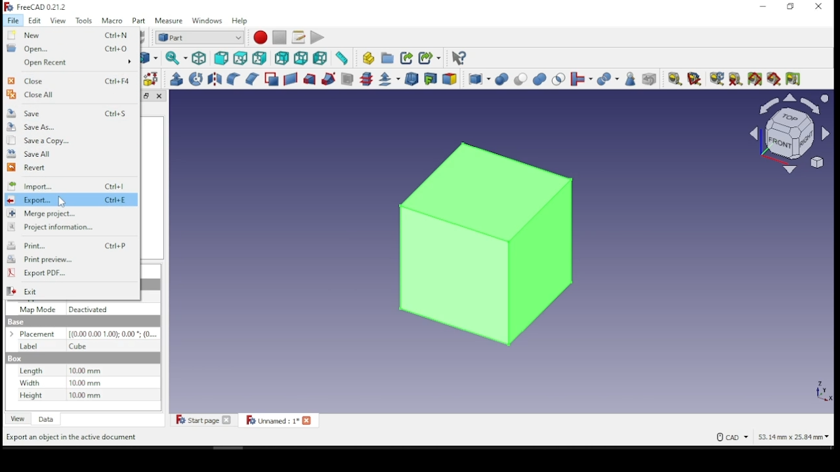  What do you see at coordinates (146, 97) in the screenshot?
I see `Window` at bounding box center [146, 97].